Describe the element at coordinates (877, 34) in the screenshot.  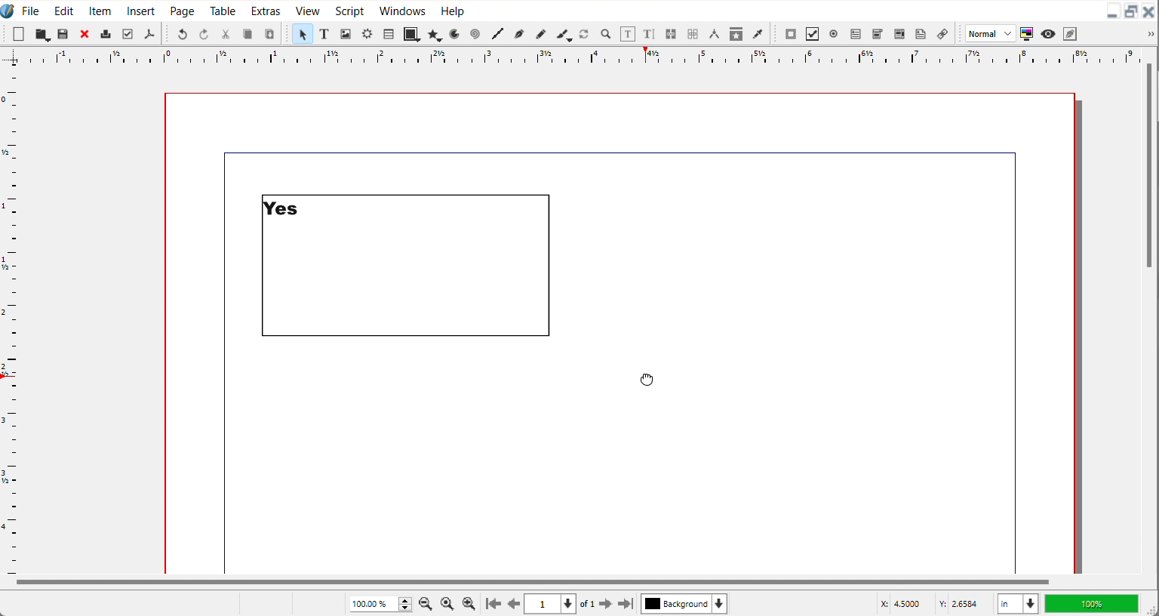
I see `PDF Combo button` at that location.